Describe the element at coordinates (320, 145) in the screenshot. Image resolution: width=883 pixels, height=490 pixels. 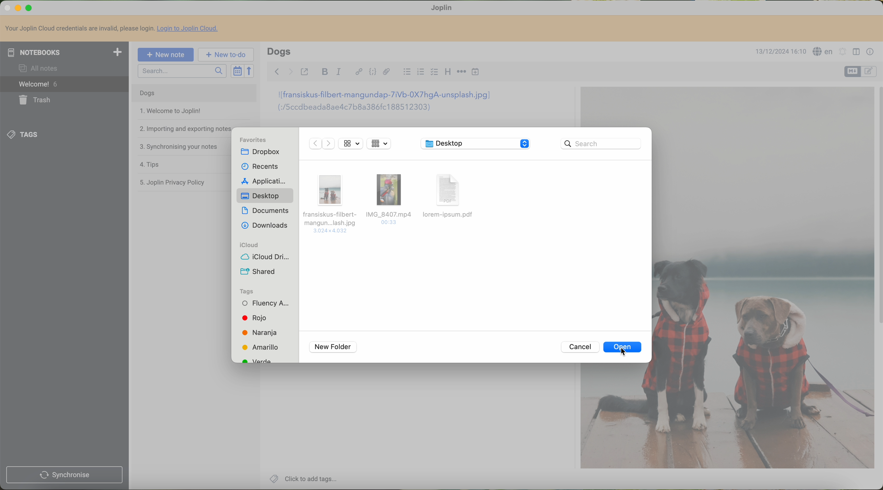
I see `navigate arrows` at that location.